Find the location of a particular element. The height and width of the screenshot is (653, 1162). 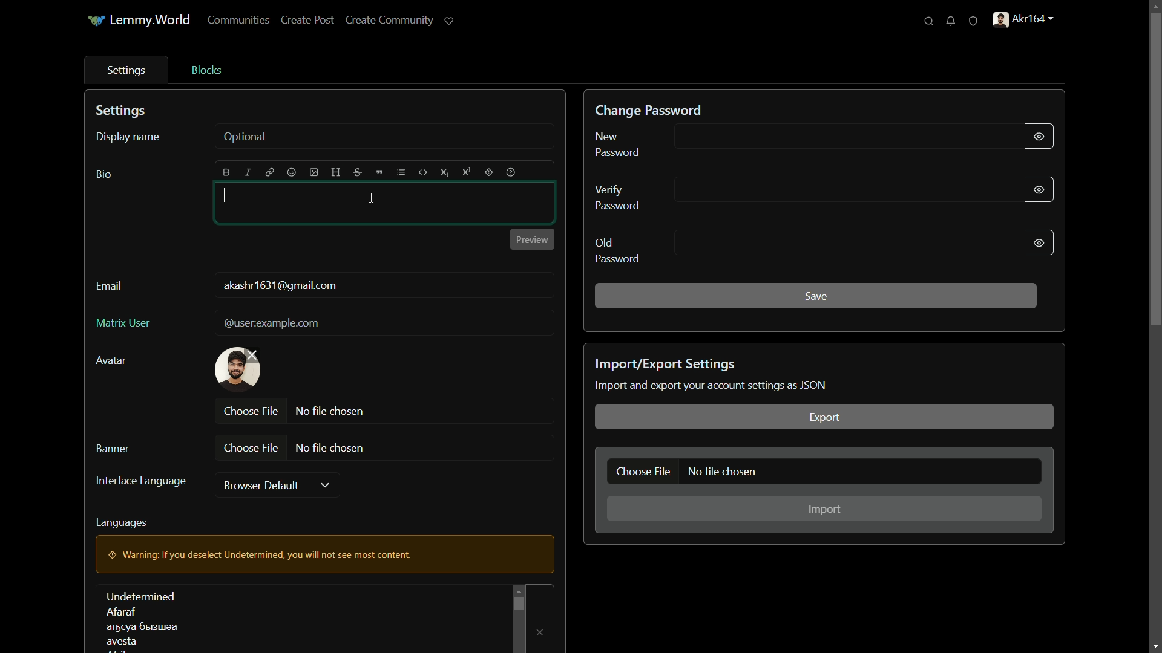

image is located at coordinates (313, 172).